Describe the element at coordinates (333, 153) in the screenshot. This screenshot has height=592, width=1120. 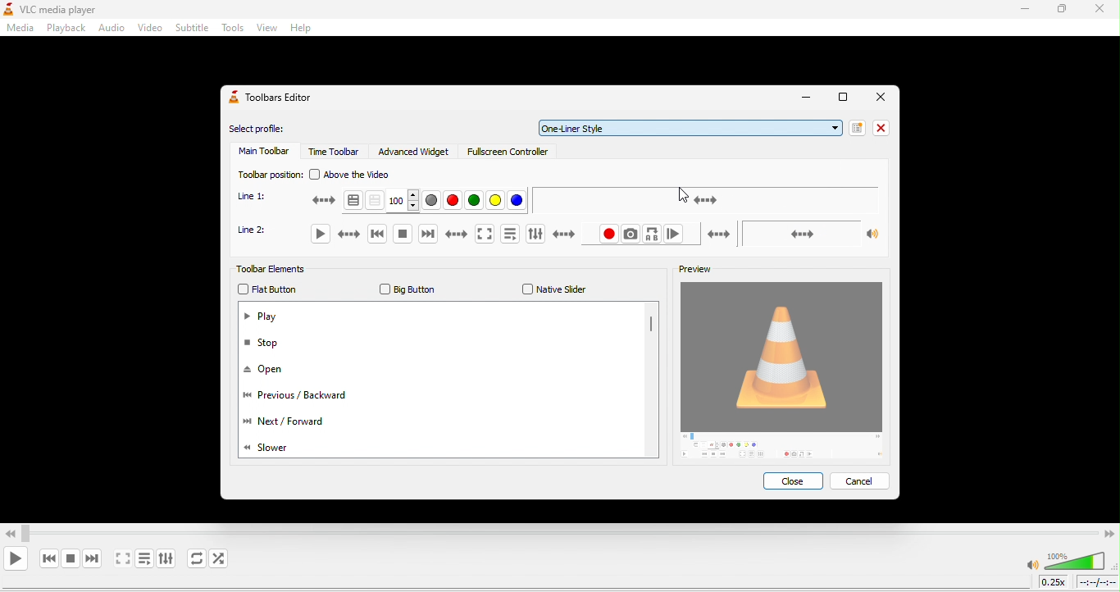
I see `time toolbar` at that location.